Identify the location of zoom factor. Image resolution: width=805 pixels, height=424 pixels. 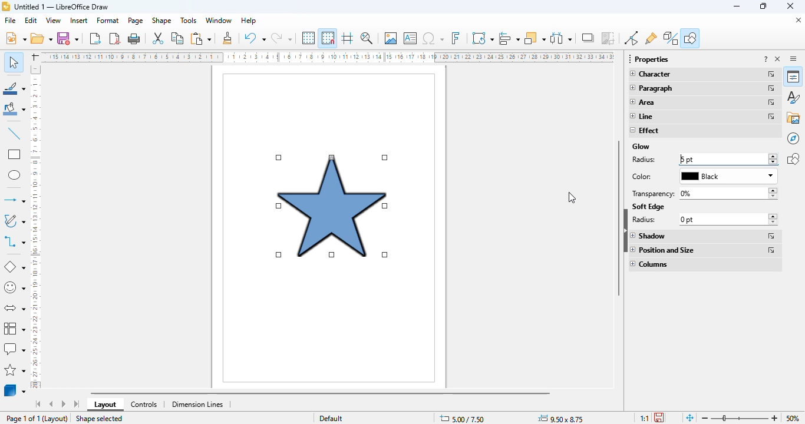
(792, 417).